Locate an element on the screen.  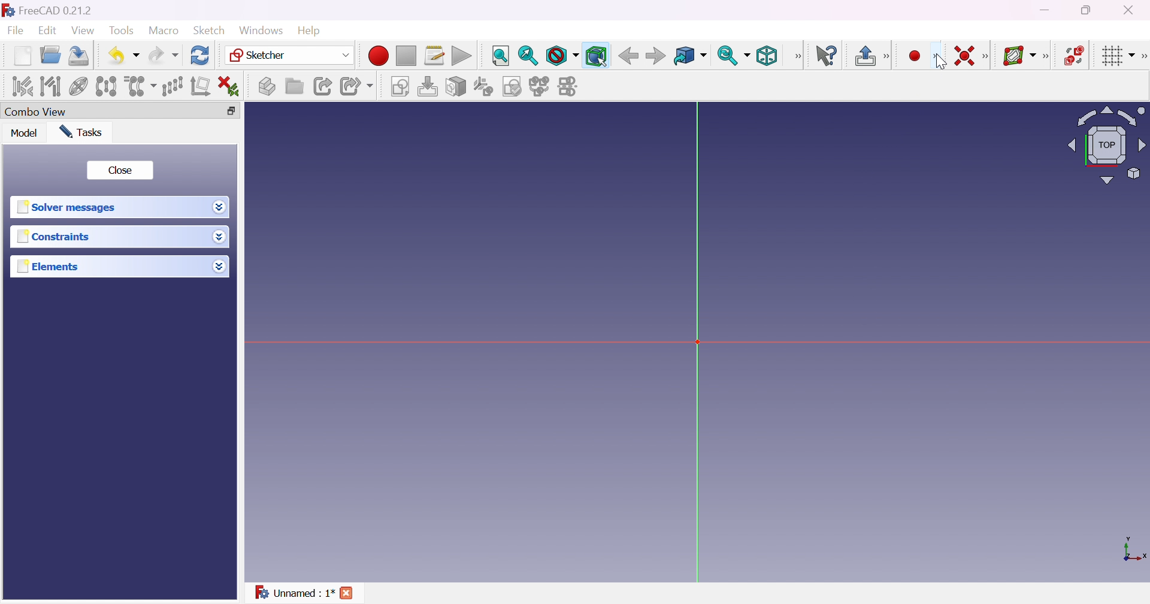
Show/hide B-spline information layer is located at coordinates (1019, 55).